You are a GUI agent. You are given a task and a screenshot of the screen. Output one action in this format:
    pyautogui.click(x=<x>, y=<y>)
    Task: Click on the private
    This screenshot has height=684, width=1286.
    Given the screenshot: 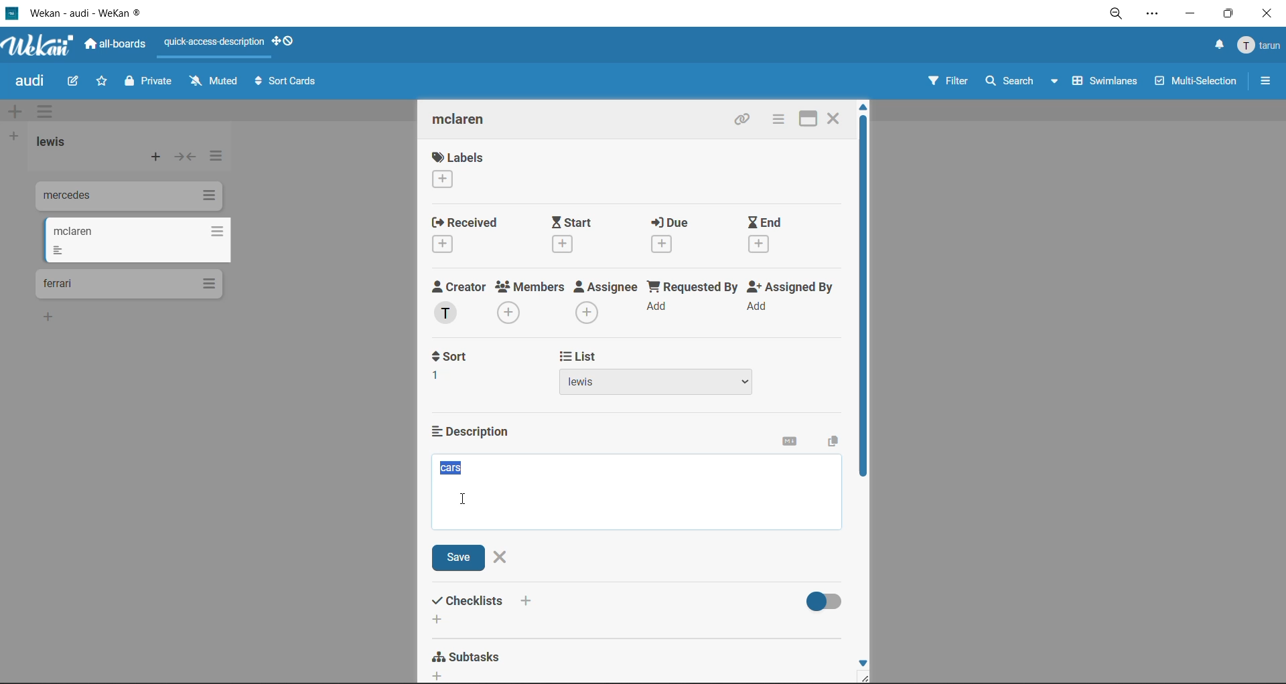 What is the action you would take?
    pyautogui.click(x=151, y=83)
    